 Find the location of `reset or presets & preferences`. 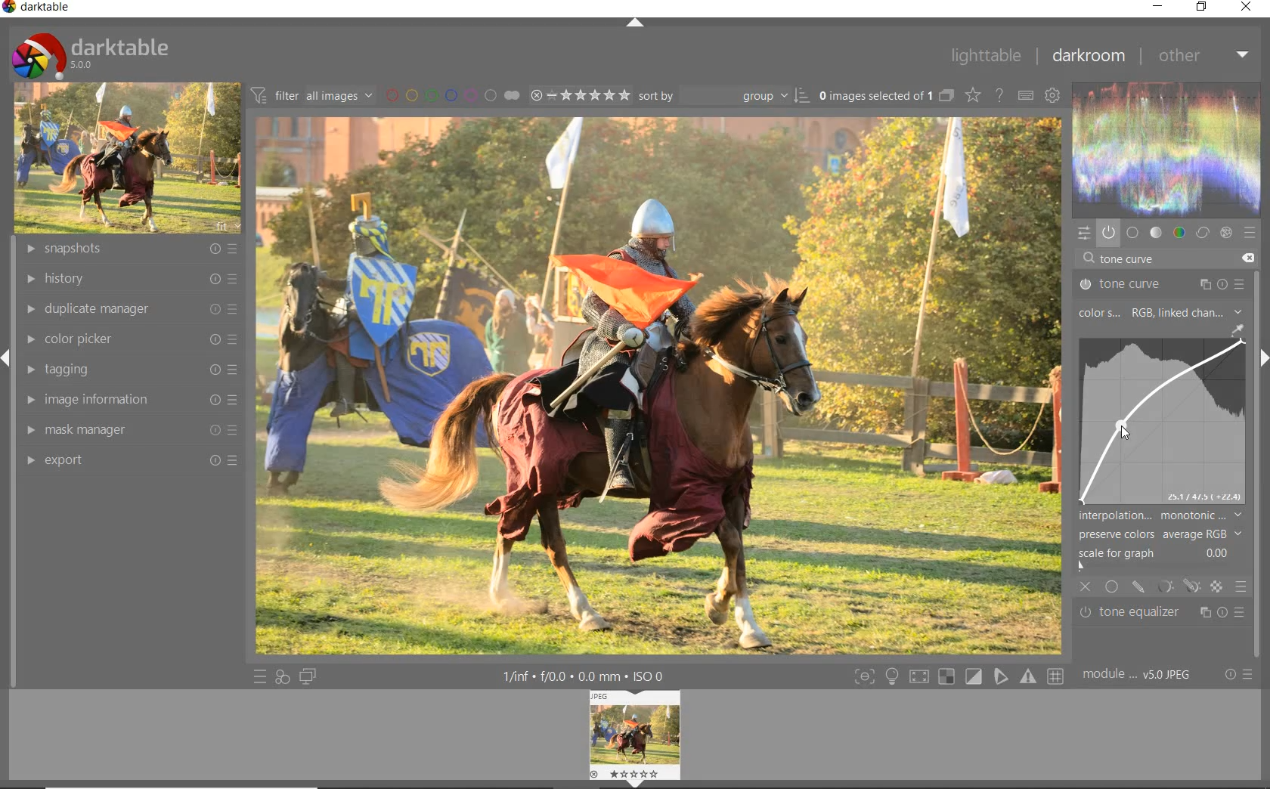

reset or presets & preferences is located at coordinates (1238, 676).